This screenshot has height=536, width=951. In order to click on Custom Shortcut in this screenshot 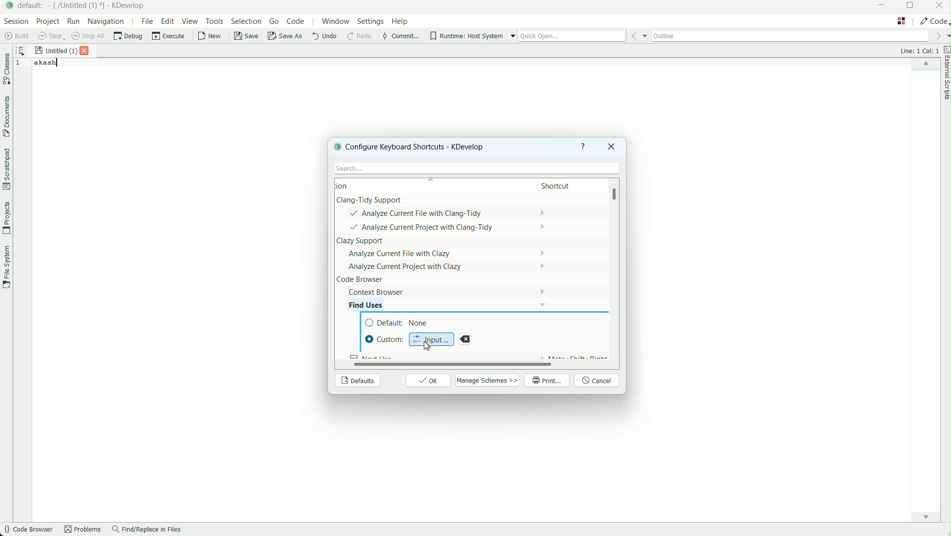, I will do `click(385, 339)`.